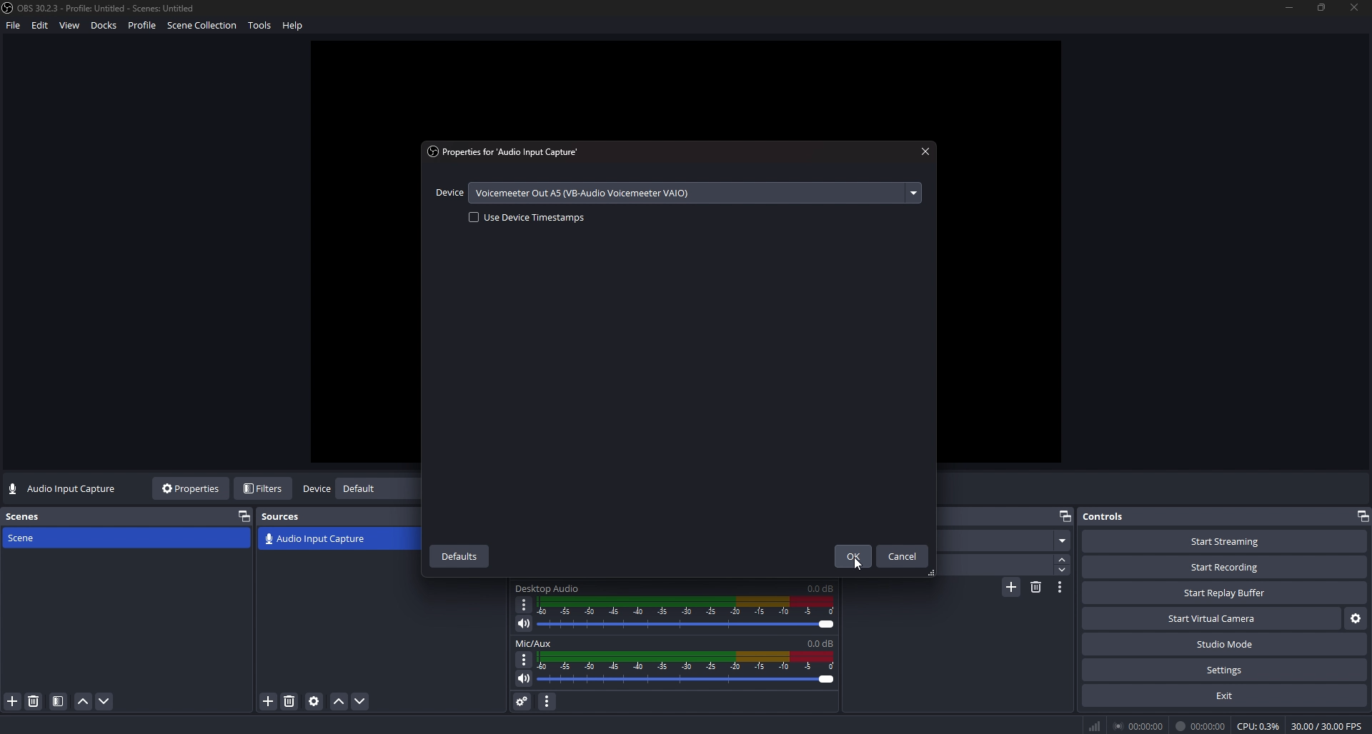  What do you see at coordinates (289, 701) in the screenshot?
I see `remove source` at bounding box center [289, 701].